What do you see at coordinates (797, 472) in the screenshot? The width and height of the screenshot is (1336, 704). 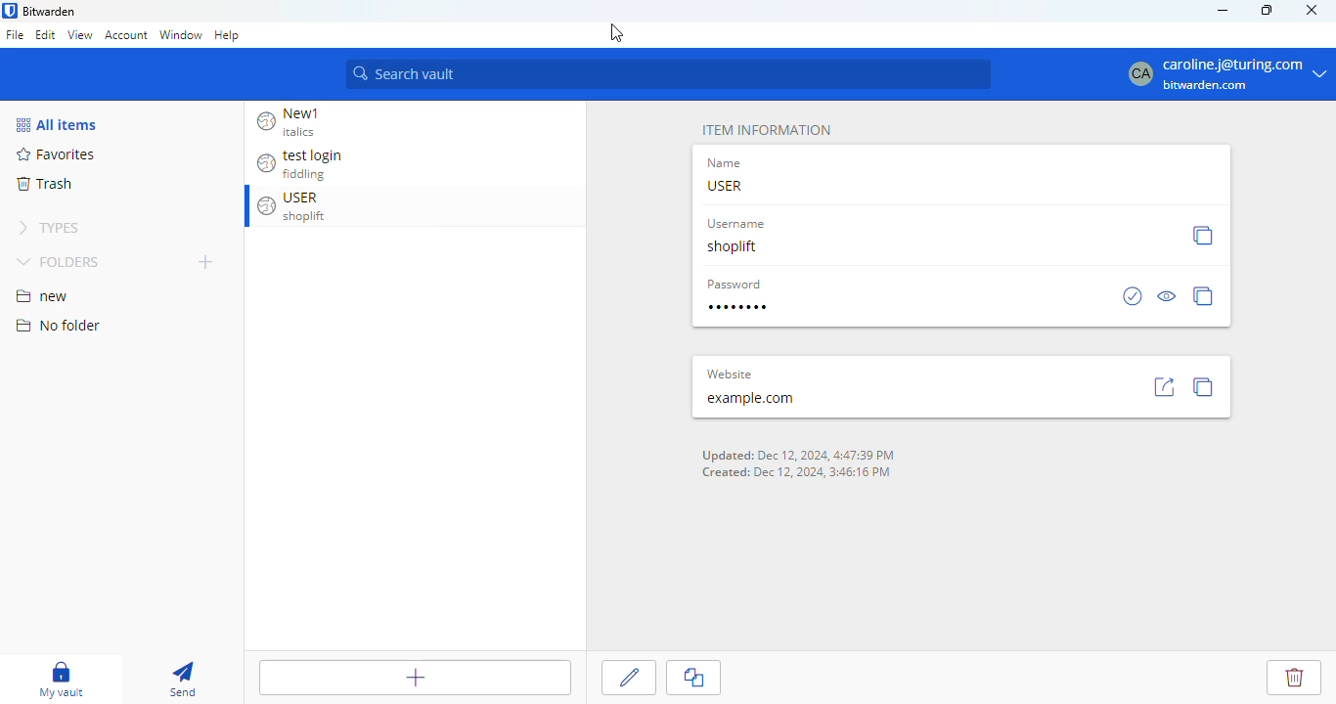 I see `Created: Dec 12, 2024, 3:46:16 PM` at bounding box center [797, 472].